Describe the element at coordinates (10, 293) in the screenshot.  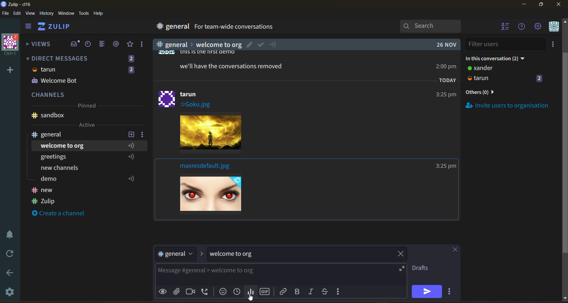
I see `settings` at that location.